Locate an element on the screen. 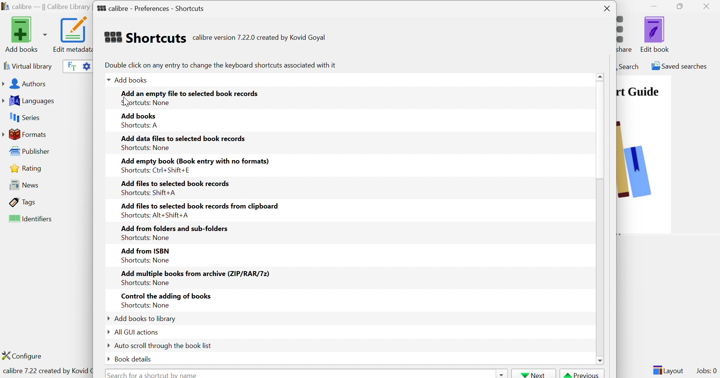  Shortcuts: None is located at coordinates (145, 261).